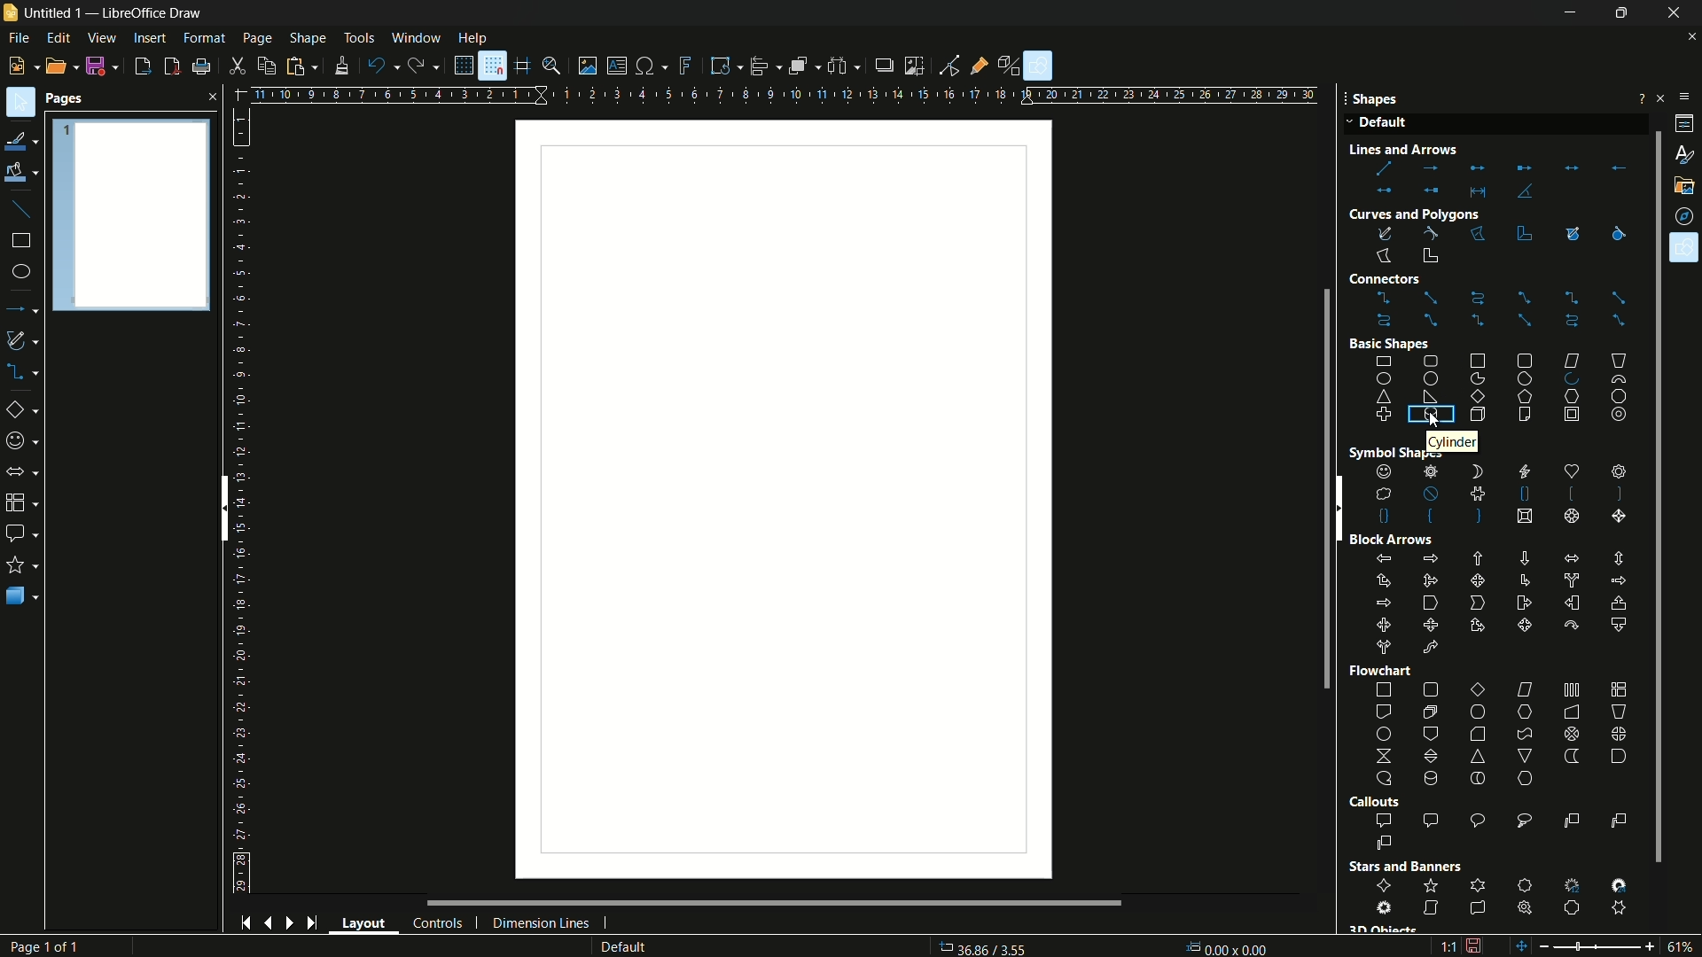  I want to click on connectors, so click(1501, 310).